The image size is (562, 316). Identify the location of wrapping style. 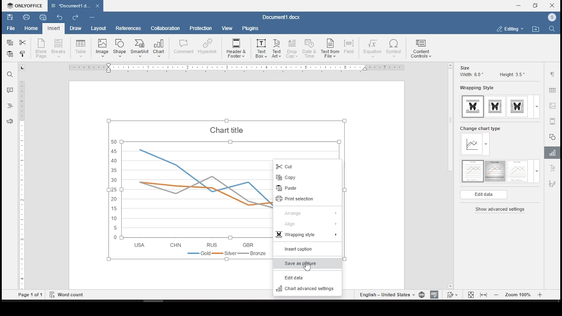
(473, 107).